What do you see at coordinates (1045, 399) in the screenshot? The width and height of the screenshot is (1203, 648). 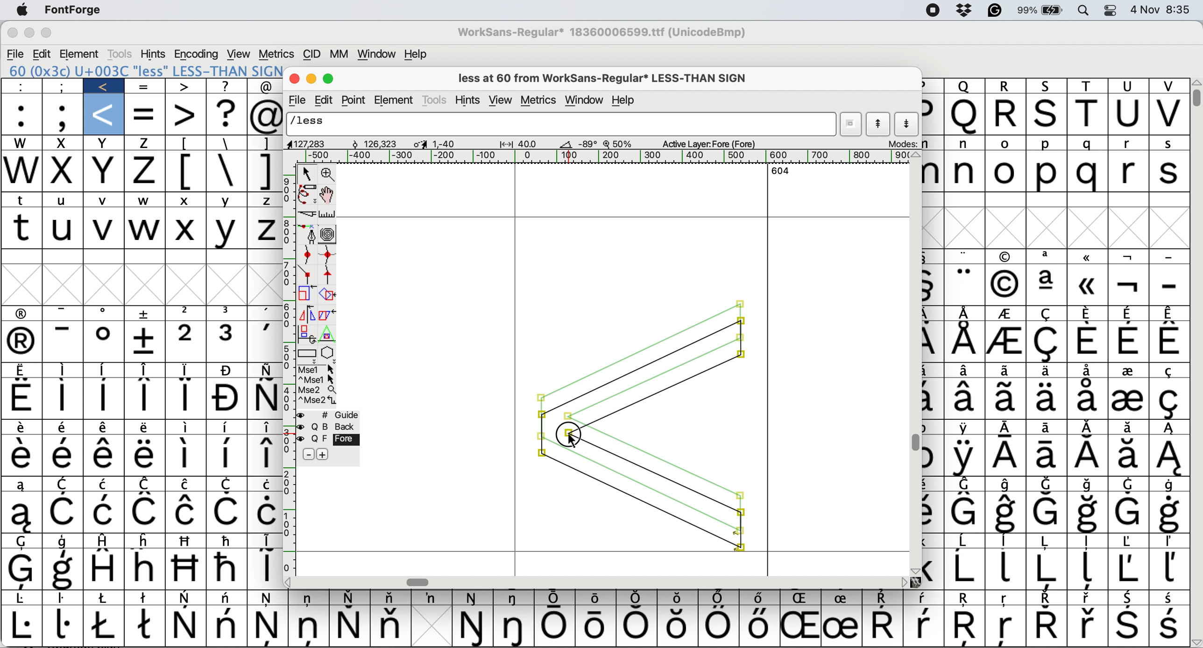 I see `Symbol` at bounding box center [1045, 399].